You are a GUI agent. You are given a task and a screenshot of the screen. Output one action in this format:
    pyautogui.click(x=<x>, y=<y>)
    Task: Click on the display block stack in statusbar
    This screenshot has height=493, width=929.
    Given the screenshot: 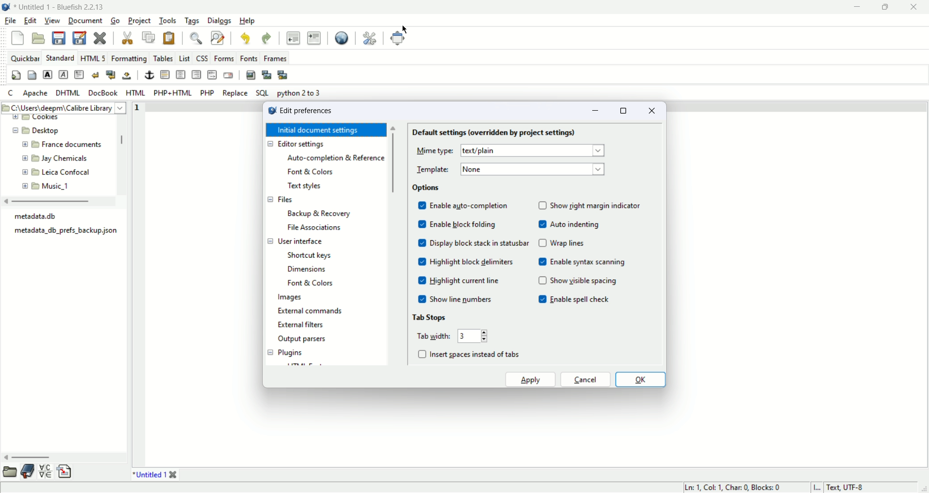 What is the action you would take?
    pyautogui.click(x=480, y=243)
    